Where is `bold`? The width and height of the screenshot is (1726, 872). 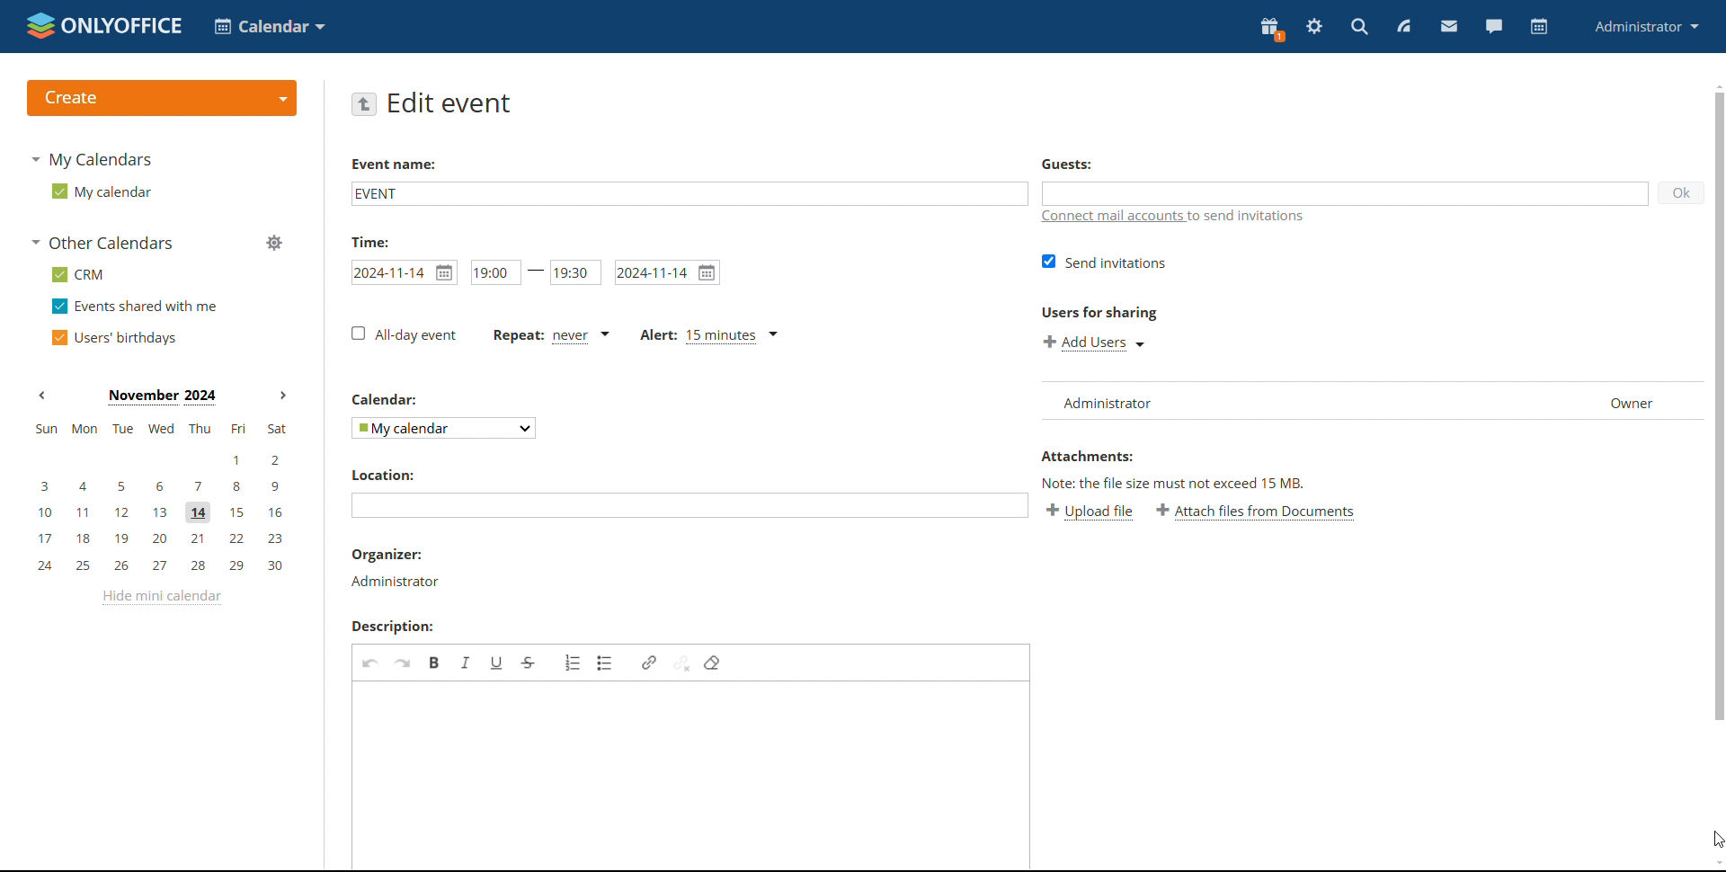 bold is located at coordinates (434, 662).